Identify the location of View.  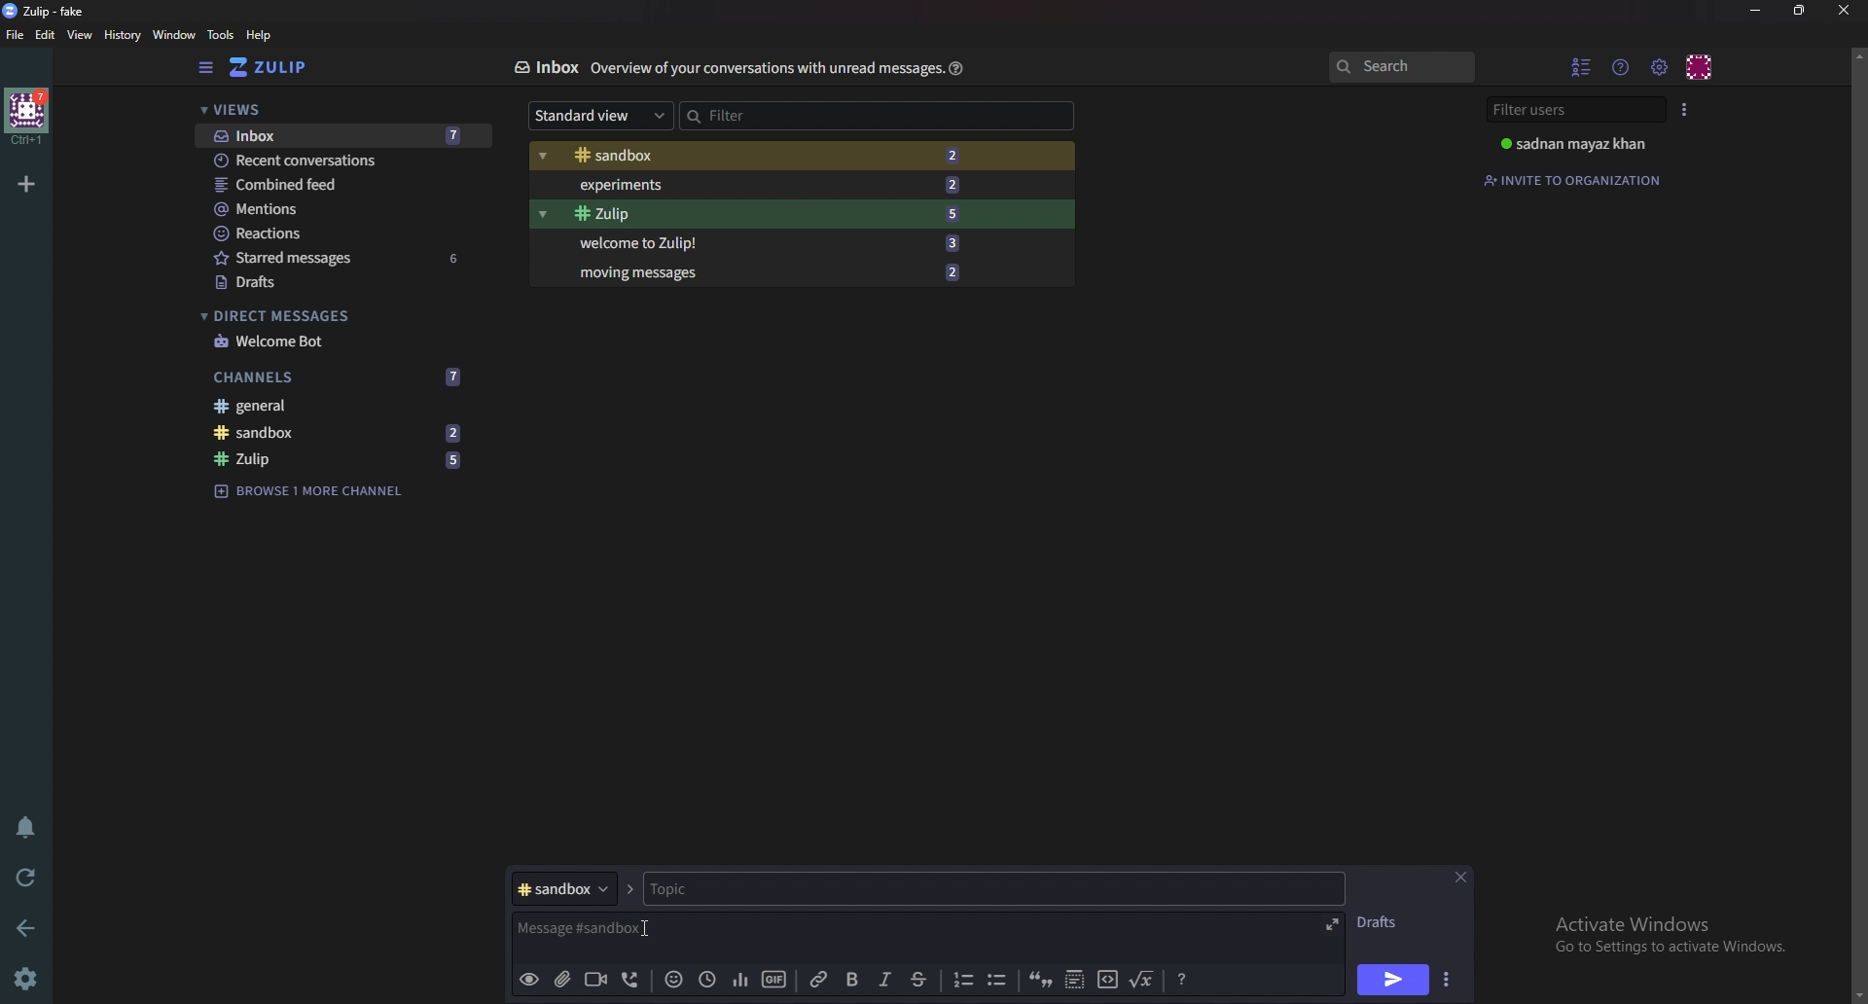
(81, 36).